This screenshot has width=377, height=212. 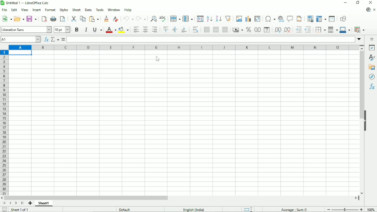 I want to click on Function wizard, so click(x=46, y=39).